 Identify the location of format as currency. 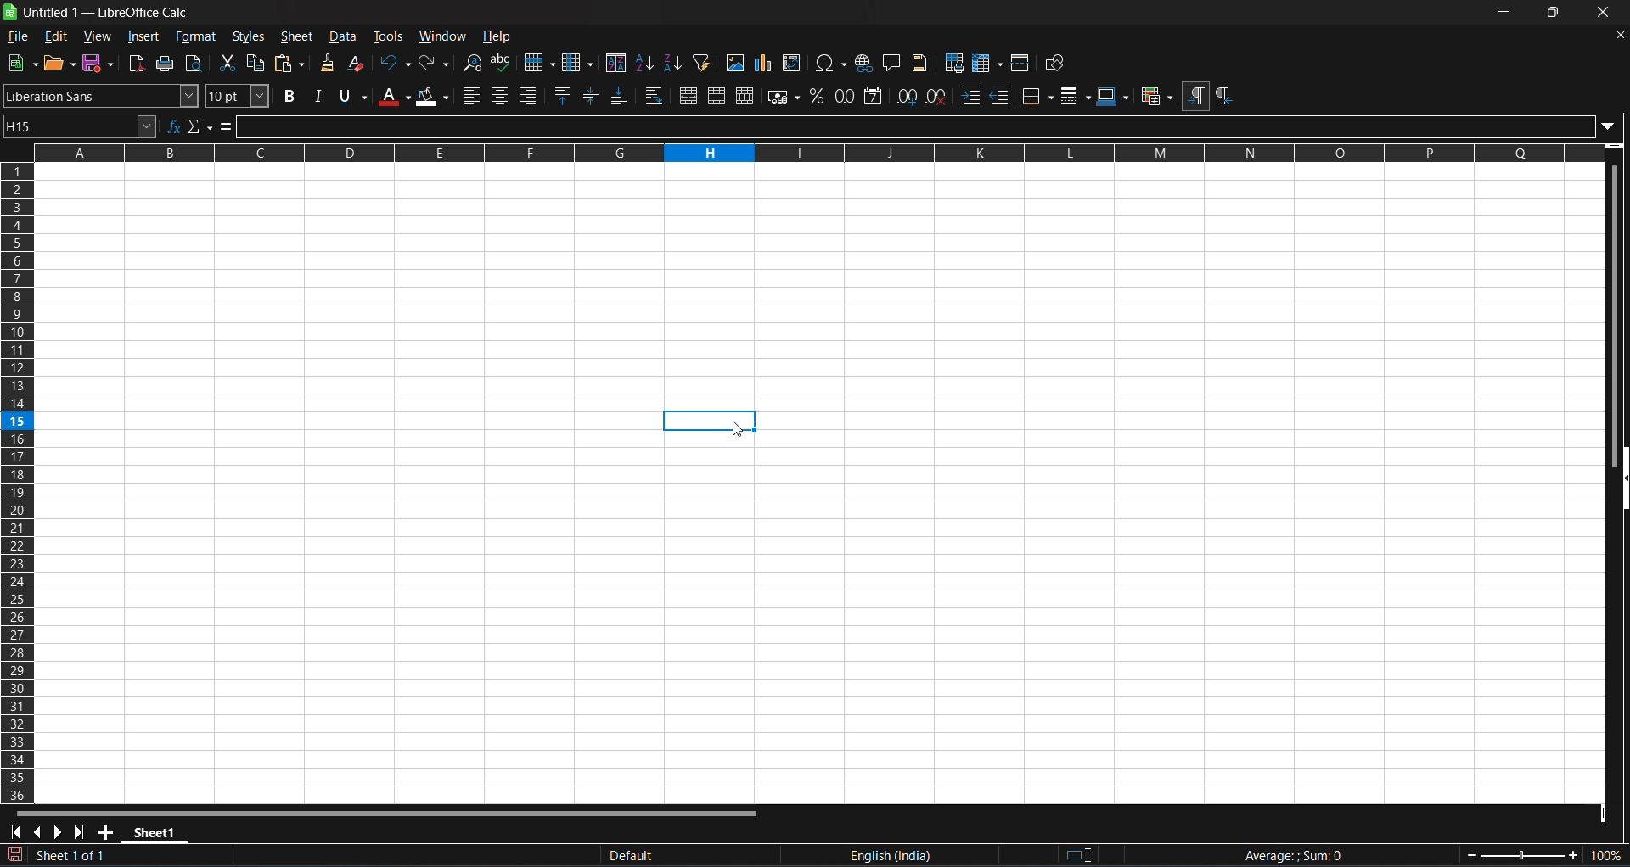
(783, 97).